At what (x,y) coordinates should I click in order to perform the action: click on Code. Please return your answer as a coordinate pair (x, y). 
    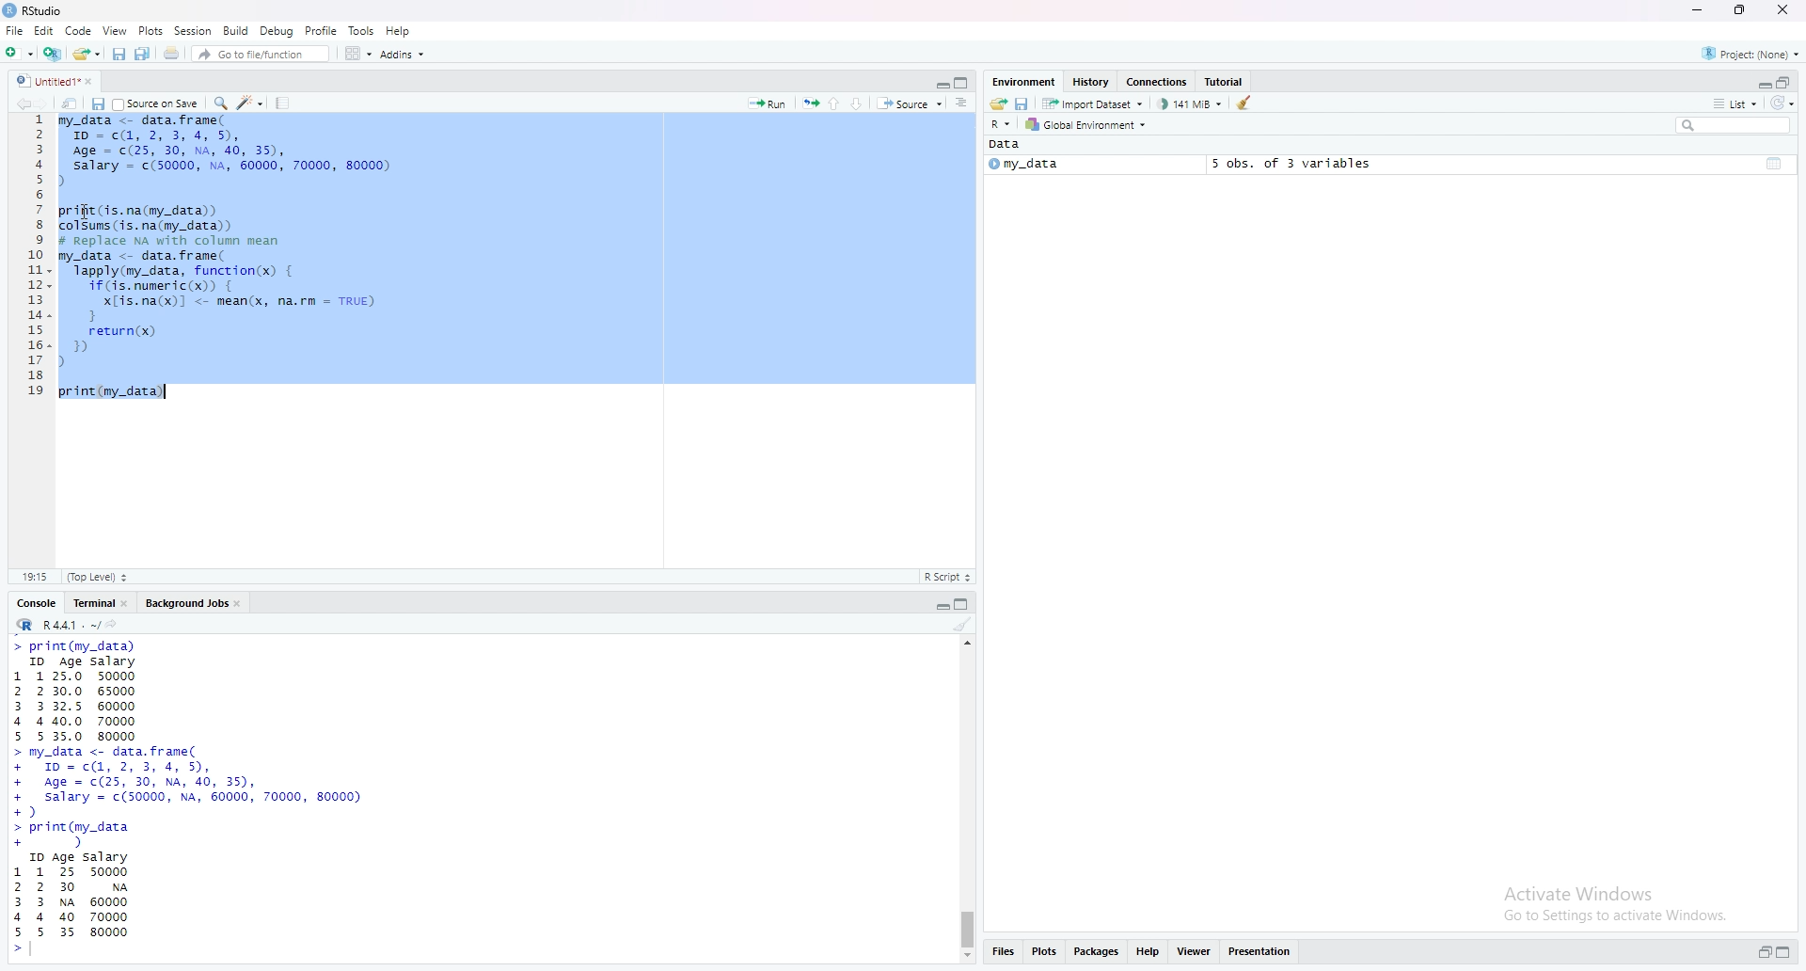
    Looking at the image, I should click on (80, 31).